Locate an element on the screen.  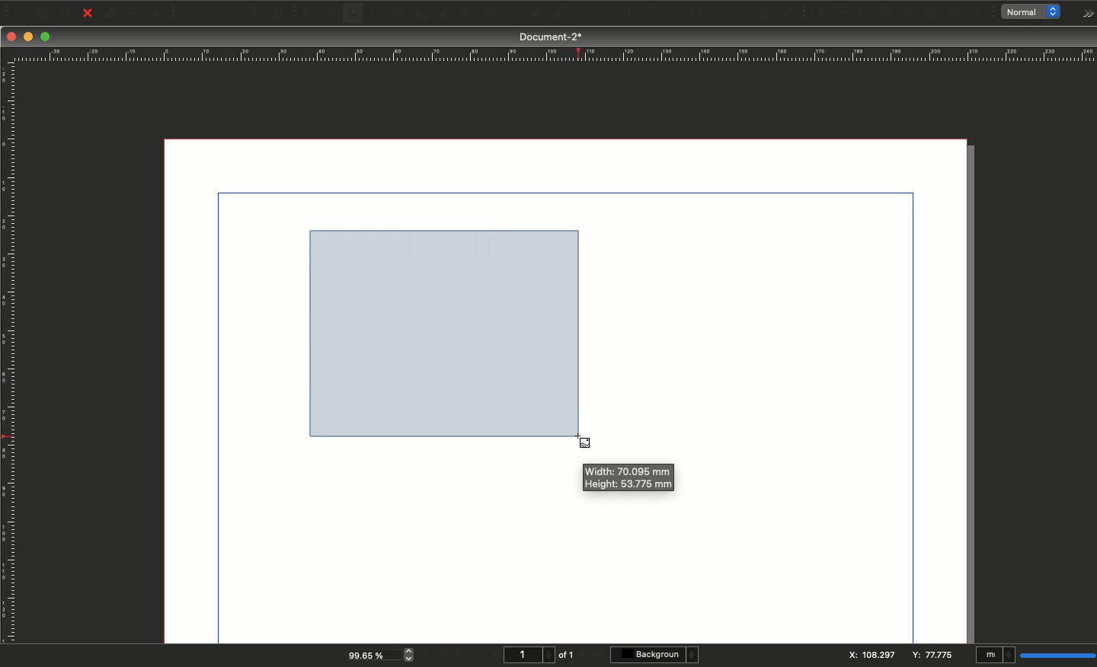
normal is located at coordinates (1035, 12).